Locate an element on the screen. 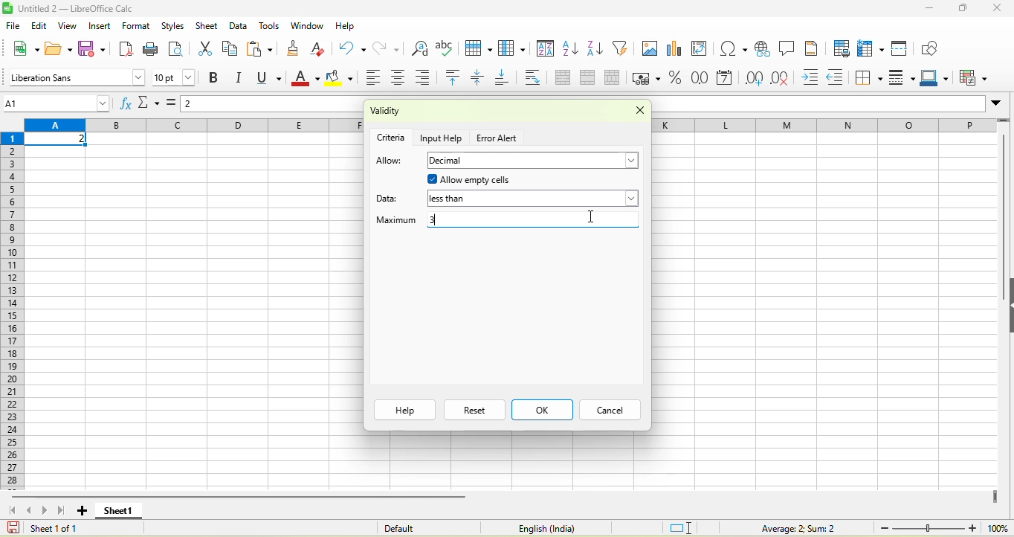 The height and width of the screenshot is (537, 1014). image is located at coordinates (649, 50).